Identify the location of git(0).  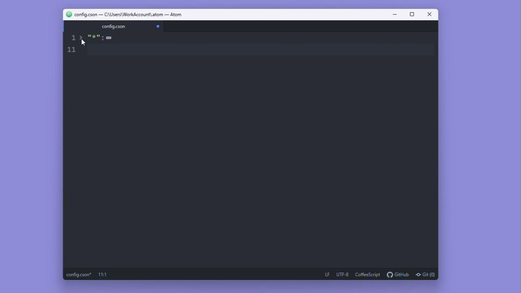
(427, 275).